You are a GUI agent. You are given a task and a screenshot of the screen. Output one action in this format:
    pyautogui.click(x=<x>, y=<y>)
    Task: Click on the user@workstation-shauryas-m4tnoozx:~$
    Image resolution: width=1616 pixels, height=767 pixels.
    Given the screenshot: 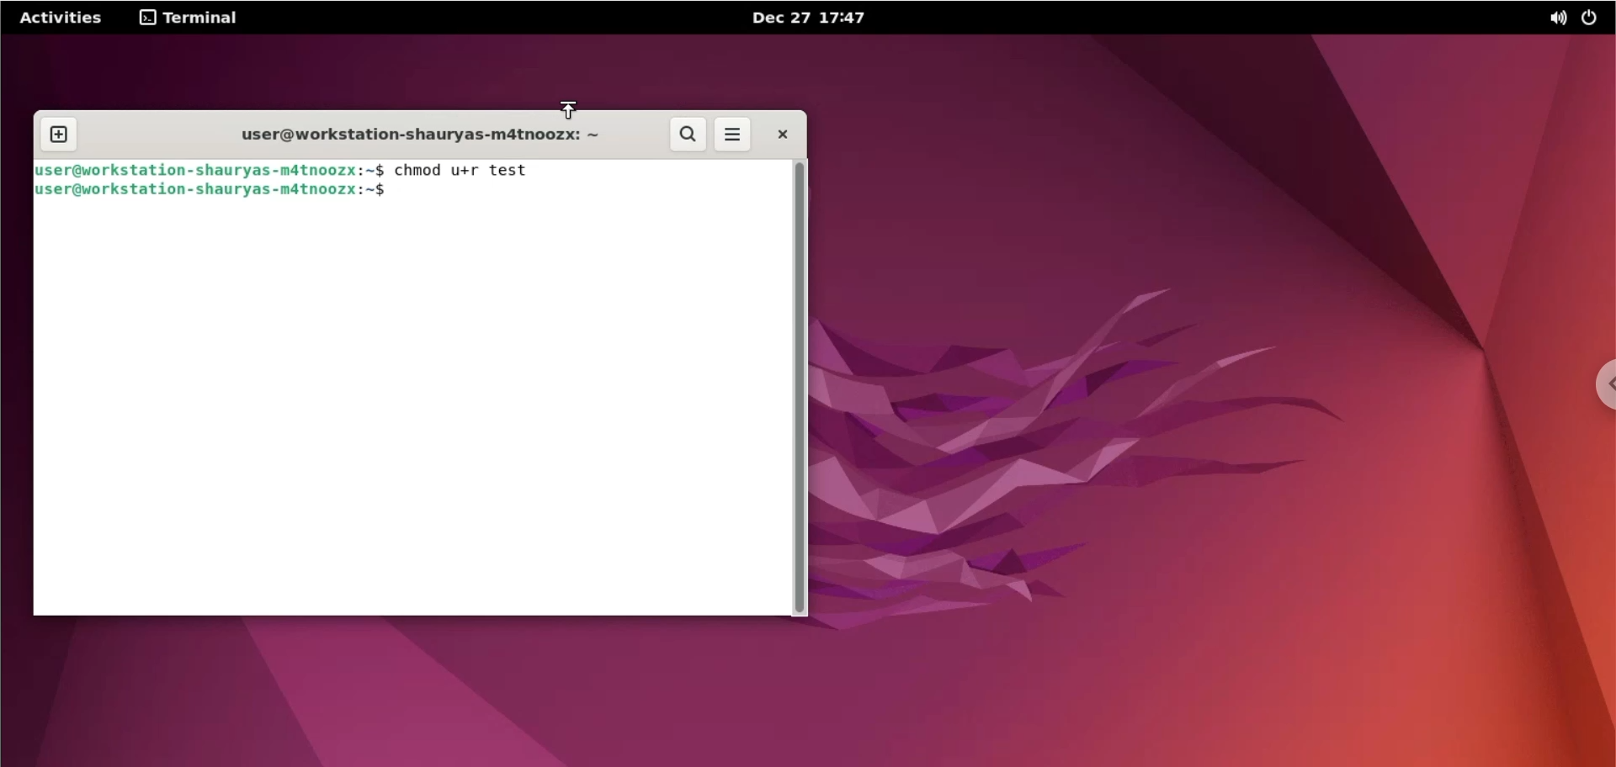 What is the action you would take?
    pyautogui.click(x=210, y=170)
    